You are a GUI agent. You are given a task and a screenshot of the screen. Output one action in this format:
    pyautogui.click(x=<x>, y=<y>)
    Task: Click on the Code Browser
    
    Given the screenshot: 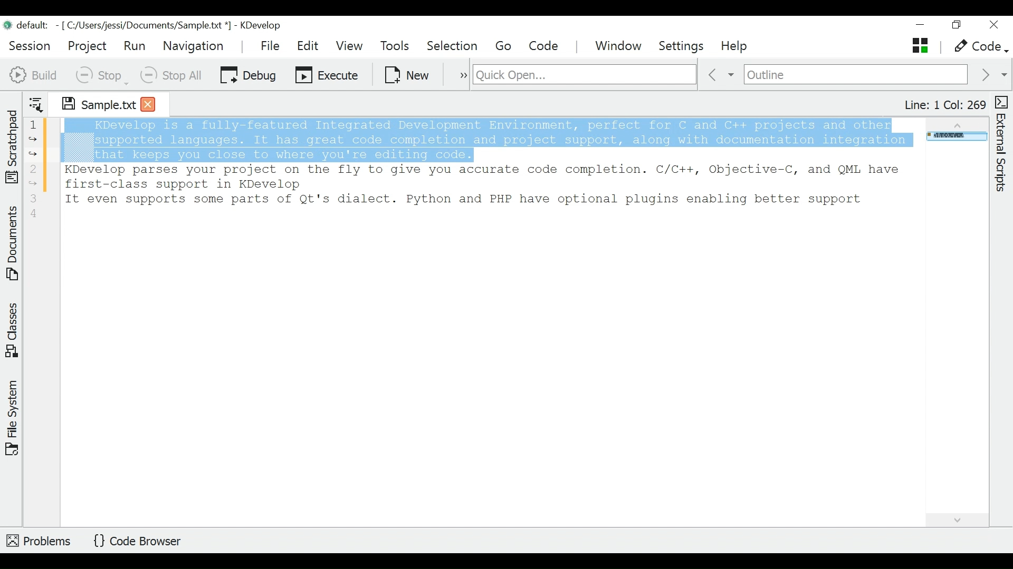 What is the action you would take?
    pyautogui.click(x=141, y=542)
    